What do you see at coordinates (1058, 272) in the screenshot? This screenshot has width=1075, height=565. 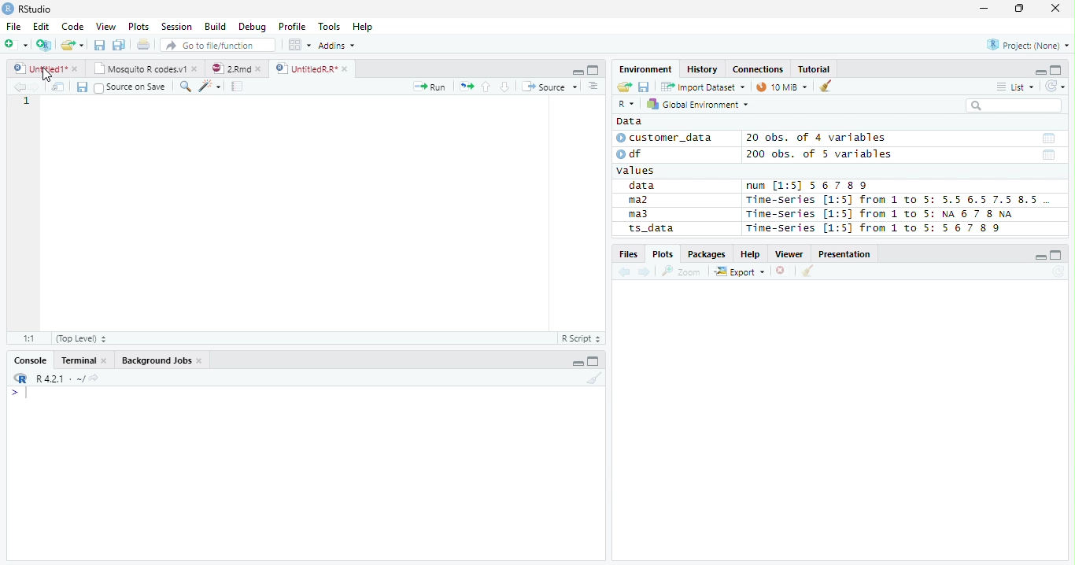 I see `Refresh` at bounding box center [1058, 272].